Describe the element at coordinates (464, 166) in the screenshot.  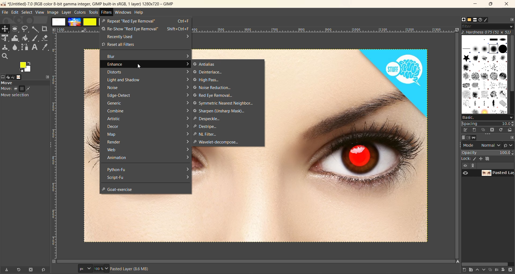
I see `view` at that location.